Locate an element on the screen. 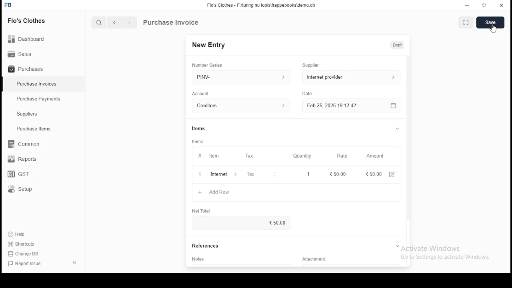  tax is located at coordinates (249, 156).